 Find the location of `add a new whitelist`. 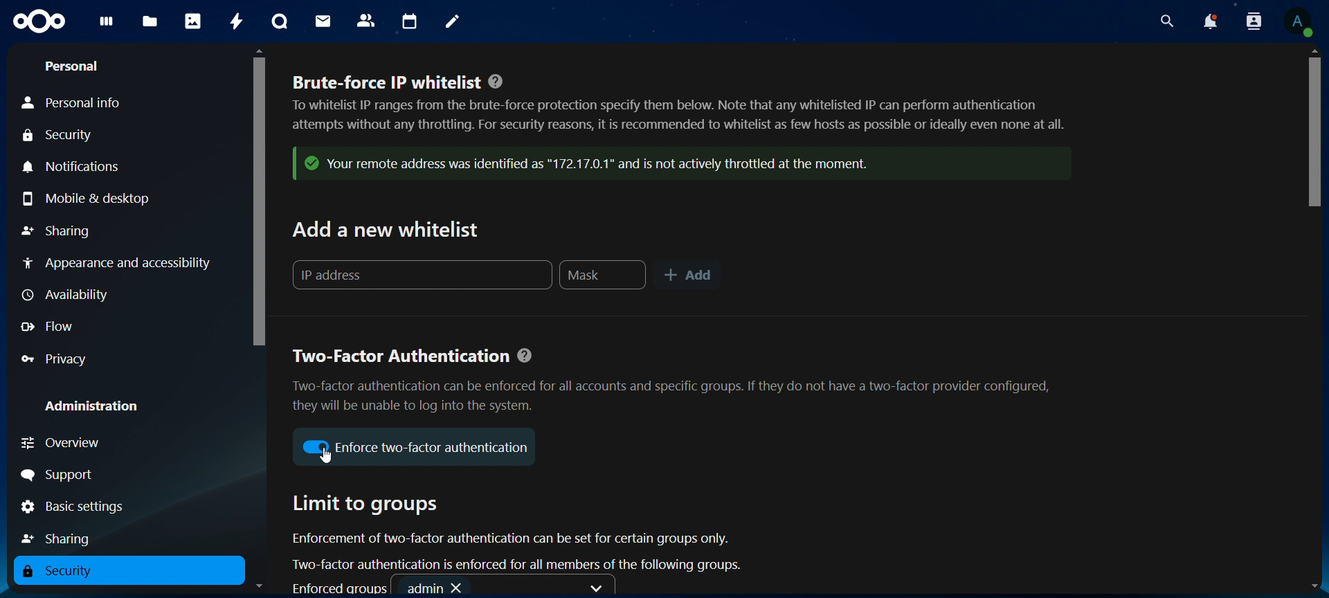

add a new whitelist is located at coordinates (388, 233).